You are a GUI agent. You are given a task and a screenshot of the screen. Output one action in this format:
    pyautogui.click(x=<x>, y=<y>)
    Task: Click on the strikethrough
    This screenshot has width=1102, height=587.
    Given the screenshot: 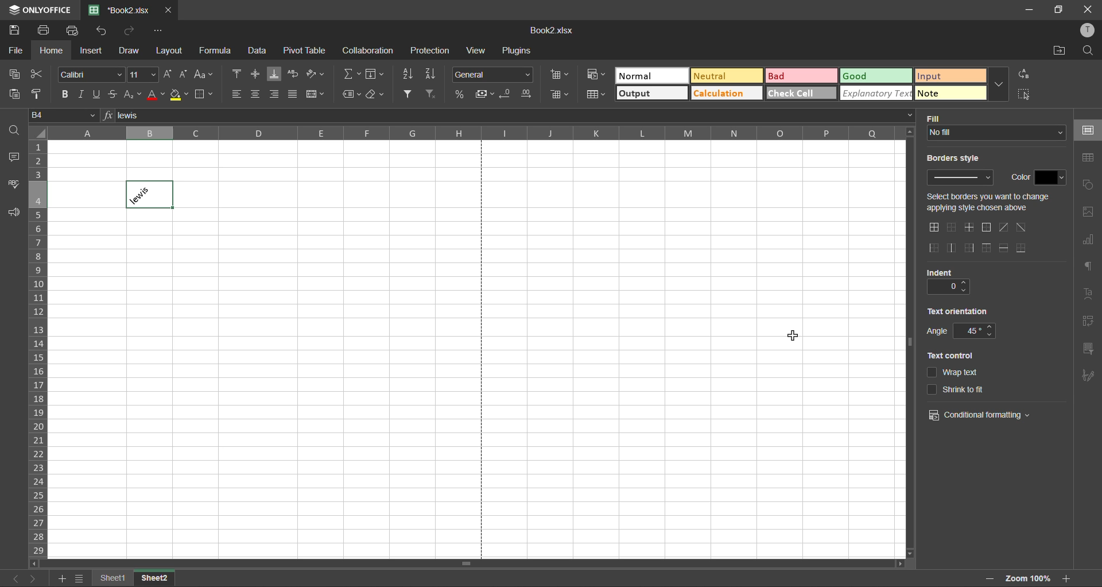 What is the action you would take?
    pyautogui.click(x=112, y=94)
    